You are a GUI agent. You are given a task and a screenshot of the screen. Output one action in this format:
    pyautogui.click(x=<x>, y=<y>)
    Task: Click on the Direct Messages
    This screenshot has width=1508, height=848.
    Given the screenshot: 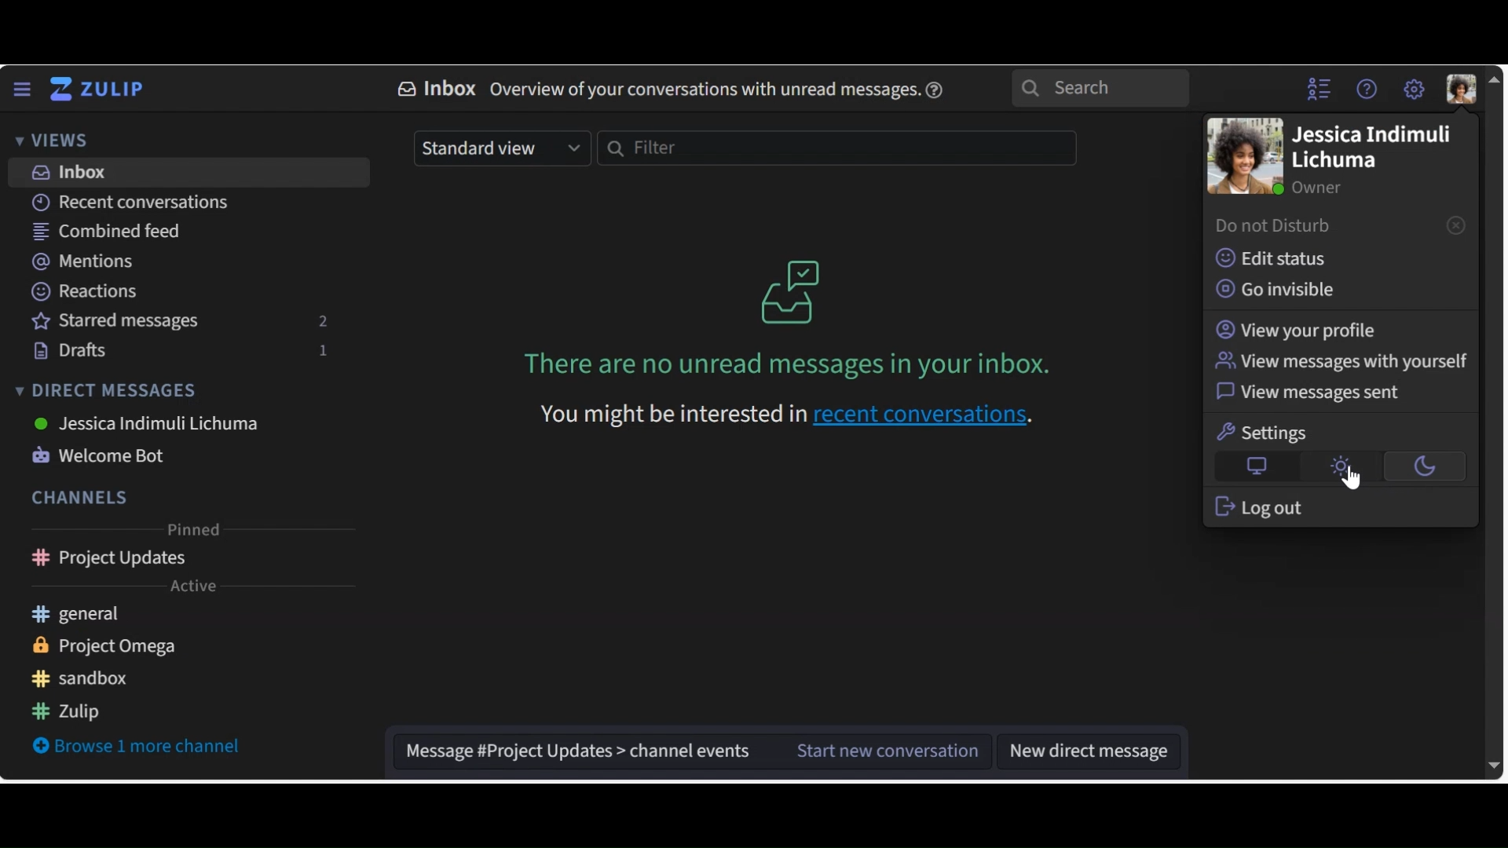 What is the action you would take?
    pyautogui.click(x=112, y=390)
    